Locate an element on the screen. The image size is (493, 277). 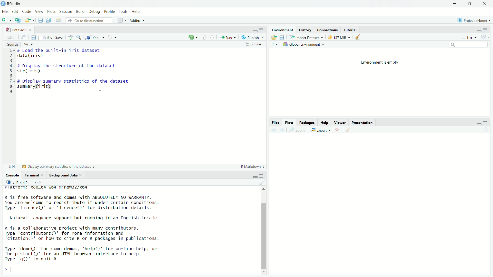
File is located at coordinates (5, 12).